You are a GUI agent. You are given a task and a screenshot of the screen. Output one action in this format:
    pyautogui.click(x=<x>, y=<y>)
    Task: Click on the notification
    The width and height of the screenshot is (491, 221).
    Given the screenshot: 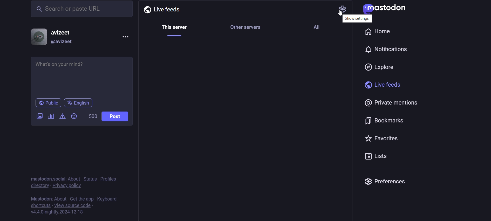 What is the action you would take?
    pyautogui.click(x=385, y=49)
    